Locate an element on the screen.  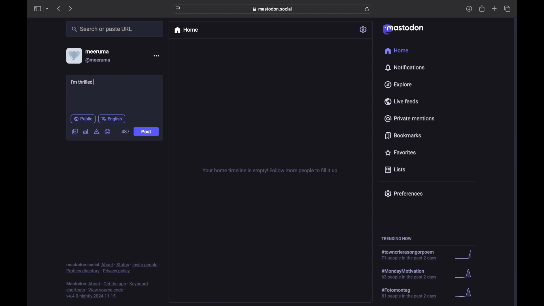
show tab overview is located at coordinates (508, 8).